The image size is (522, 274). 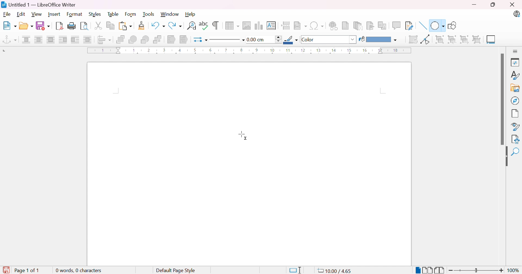 What do you see at coordinates (419, 271) in the screenshot?
I see `Single-page view` at bounding box center [419, 271].